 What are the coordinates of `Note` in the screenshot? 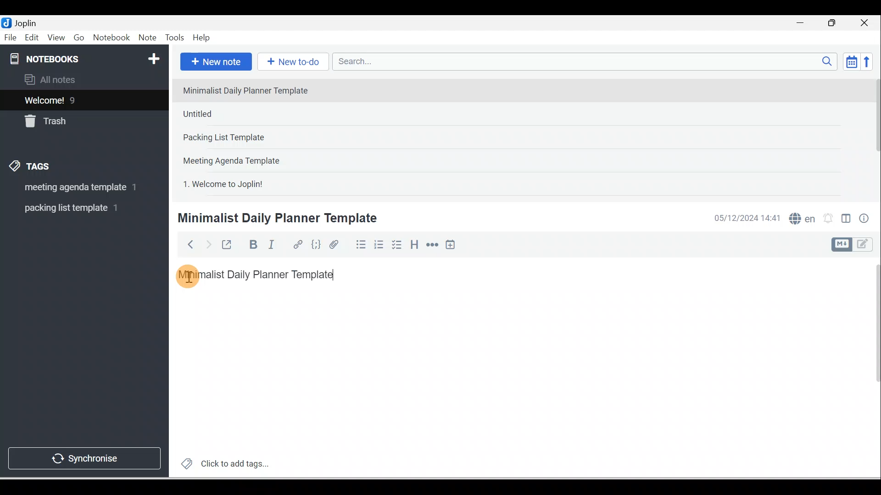 It's located at (146, 38).